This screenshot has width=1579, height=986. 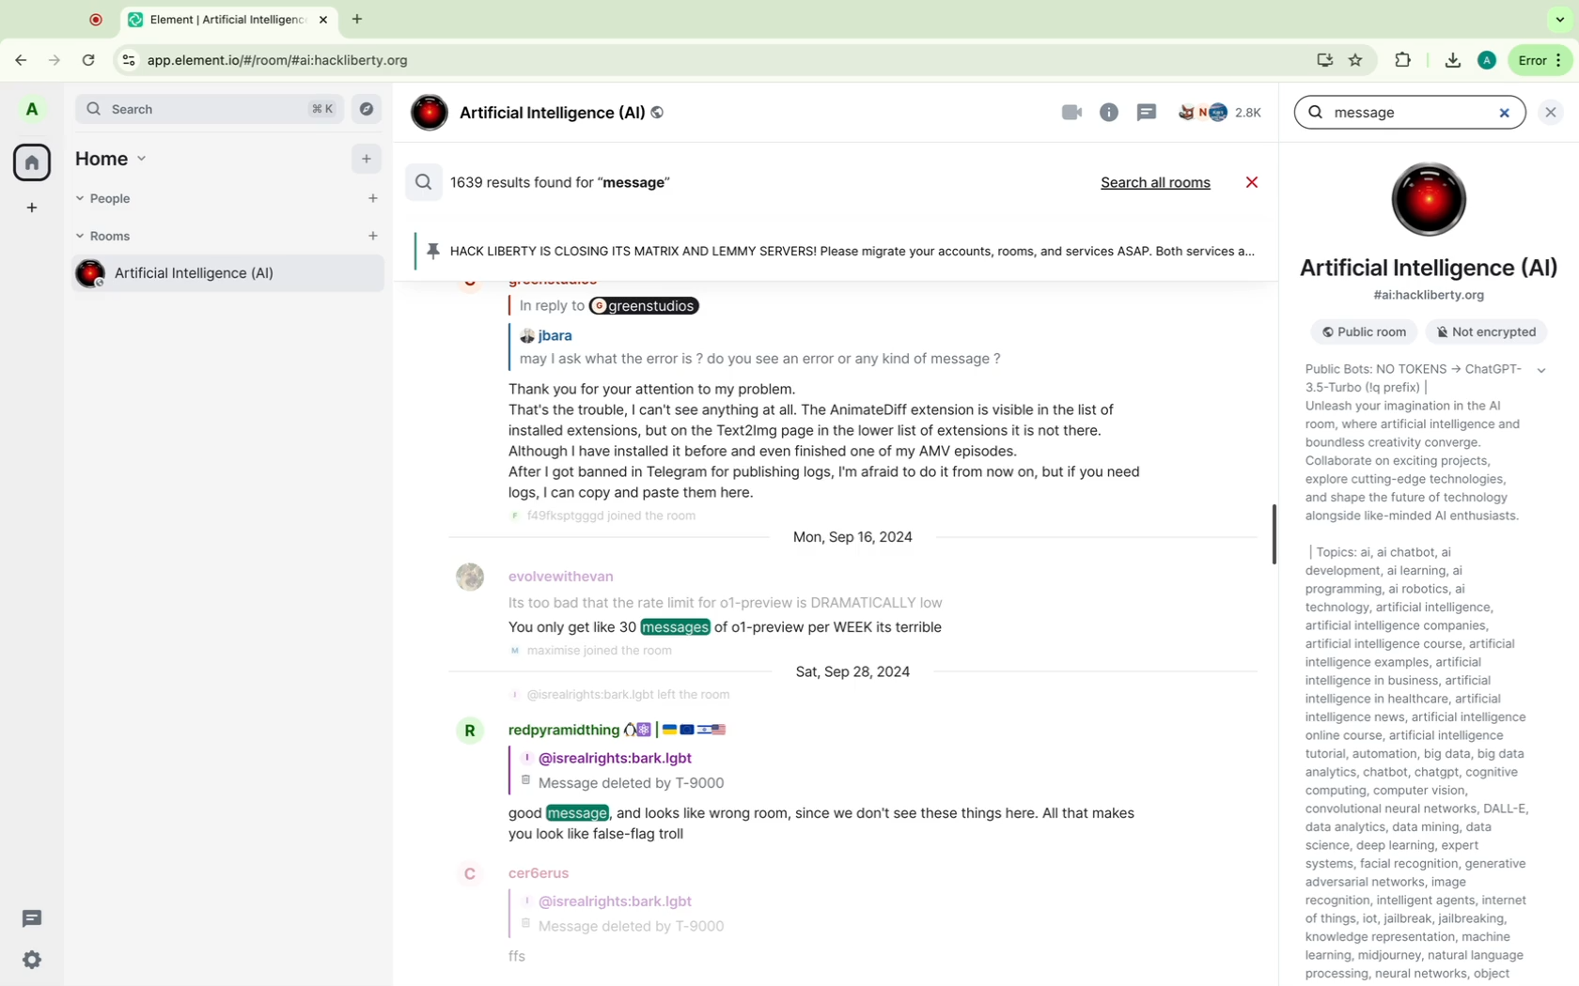 I want to click on room info, so click(x=1110, y=112).